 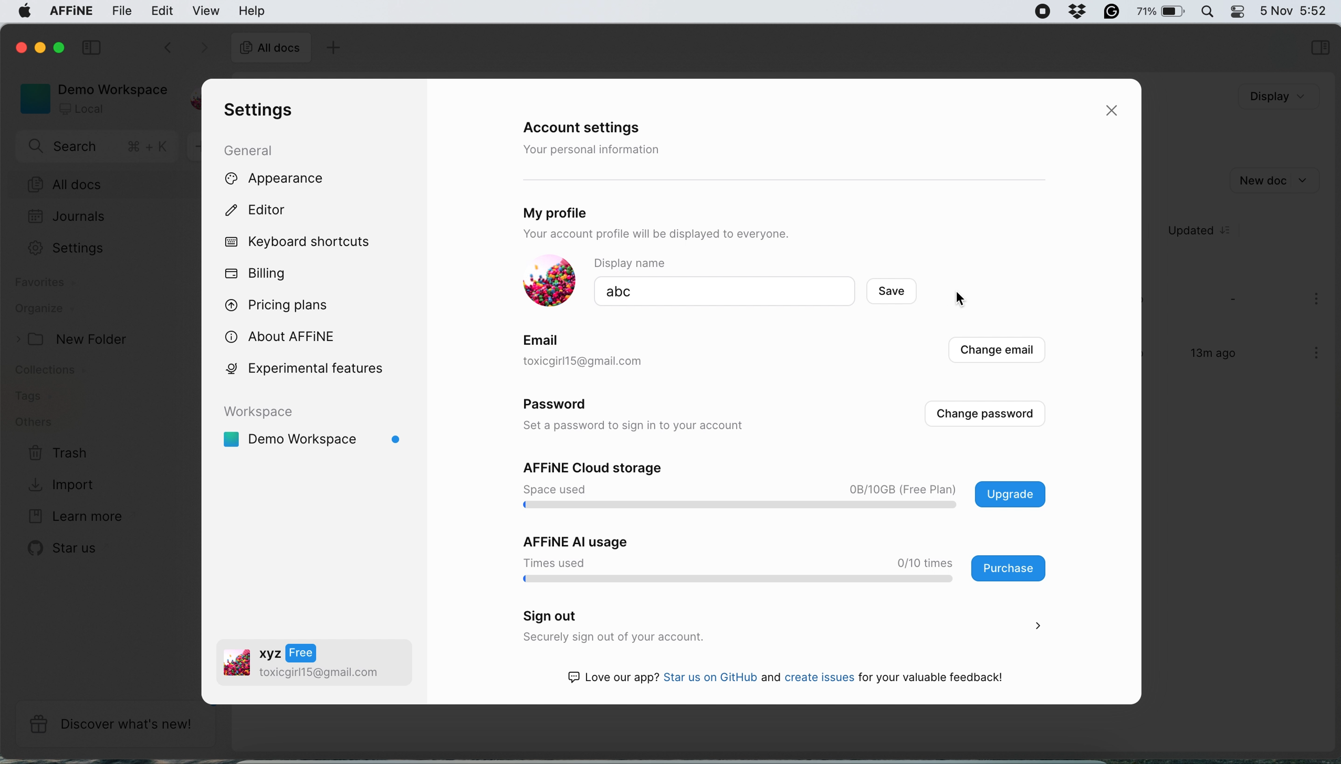 What do you see at coordinates (904, 293) in the screenshot?
I see `Save` at bounding box center [904, 293].